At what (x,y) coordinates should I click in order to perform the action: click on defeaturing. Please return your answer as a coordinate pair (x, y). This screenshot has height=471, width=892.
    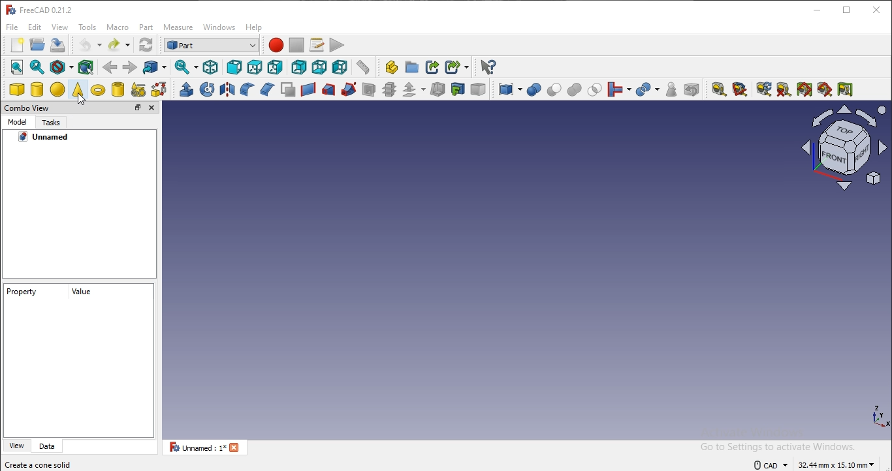
    Looking at the image, I should click on (692, 89).